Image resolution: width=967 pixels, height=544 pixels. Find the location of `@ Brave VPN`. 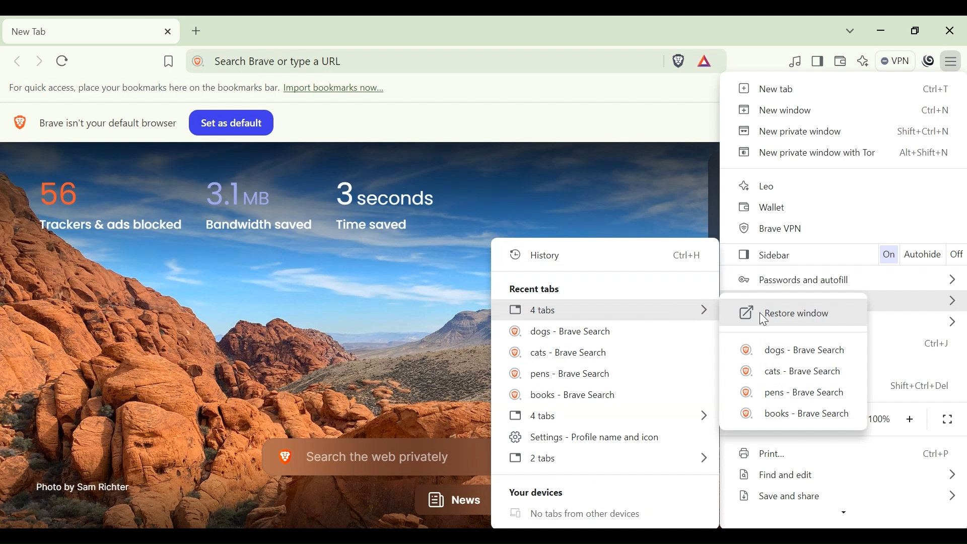

@ Brave VPN is located at coordinates (772, 230).